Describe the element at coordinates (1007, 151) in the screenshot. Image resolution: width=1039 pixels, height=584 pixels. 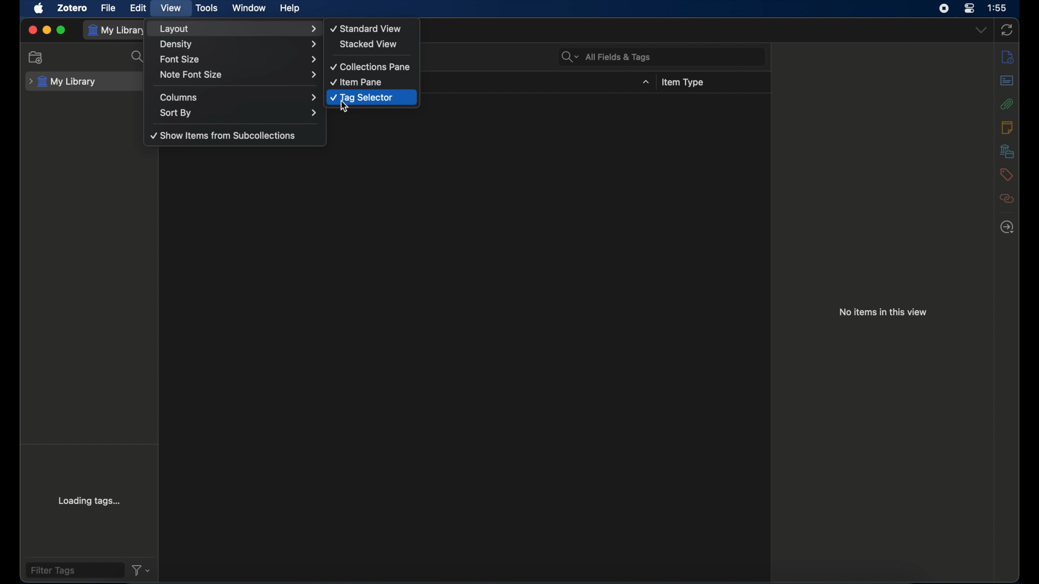
I see `libraries` at that location.